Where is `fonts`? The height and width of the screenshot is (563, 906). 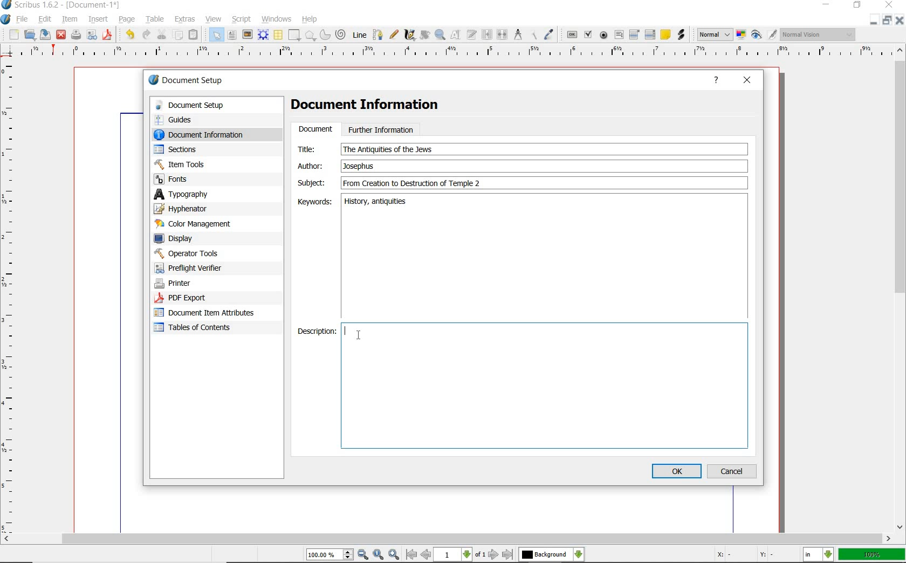
fonts is located at coordinates (204, 180).